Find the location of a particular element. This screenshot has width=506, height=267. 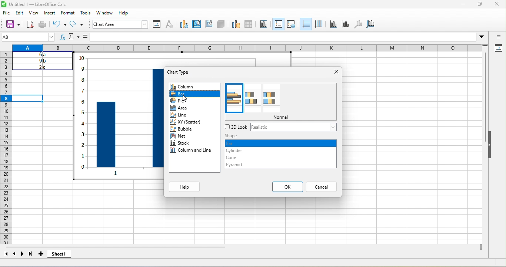

save is located at coordinates (43, 24).